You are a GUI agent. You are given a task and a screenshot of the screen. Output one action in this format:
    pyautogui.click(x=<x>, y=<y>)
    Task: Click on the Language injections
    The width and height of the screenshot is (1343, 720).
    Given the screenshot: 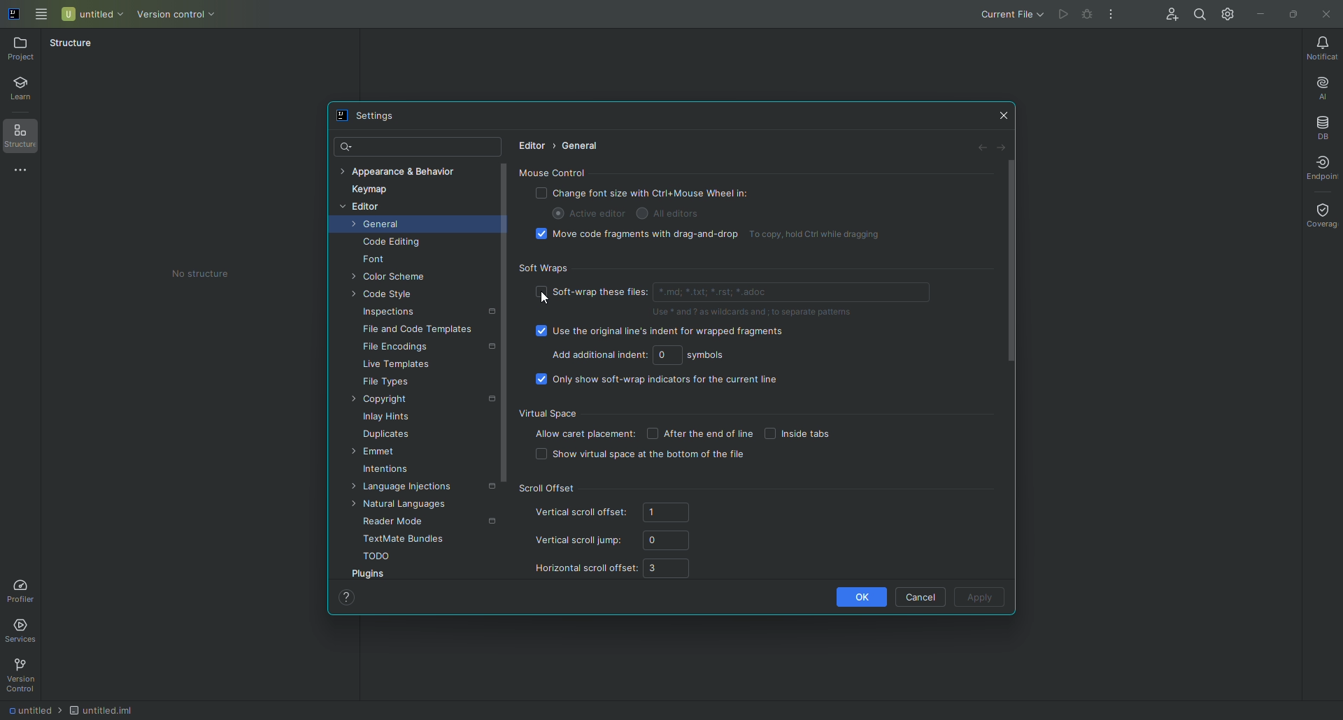 What is the action you would take?
    pyautogui.click(x=400, y=487)
    